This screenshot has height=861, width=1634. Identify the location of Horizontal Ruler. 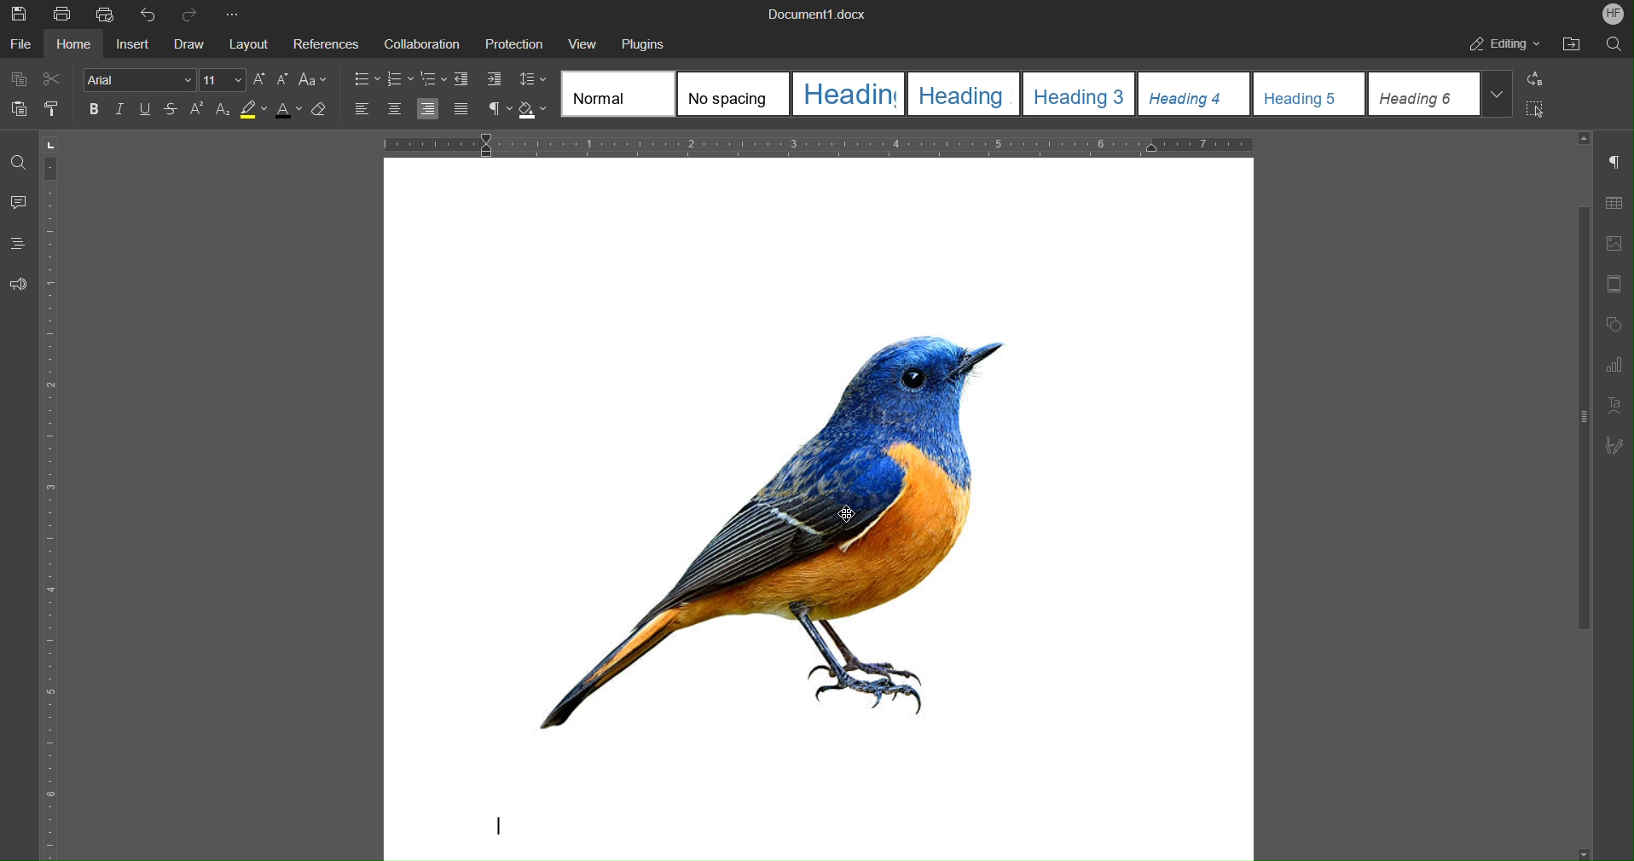
(819, 143).